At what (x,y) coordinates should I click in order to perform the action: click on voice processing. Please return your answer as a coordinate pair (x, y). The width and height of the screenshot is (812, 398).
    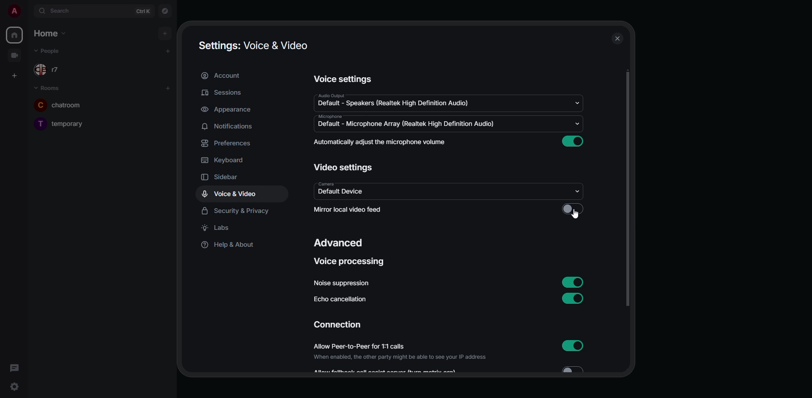
    Looking at the image, I should click on (350, 262).